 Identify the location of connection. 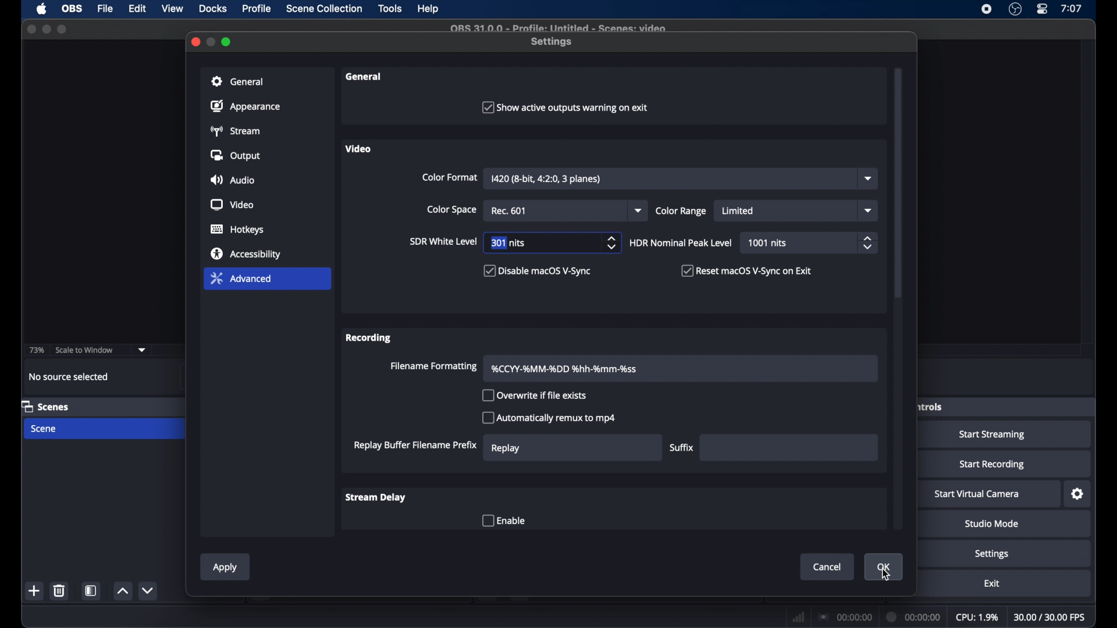
(844, 618).